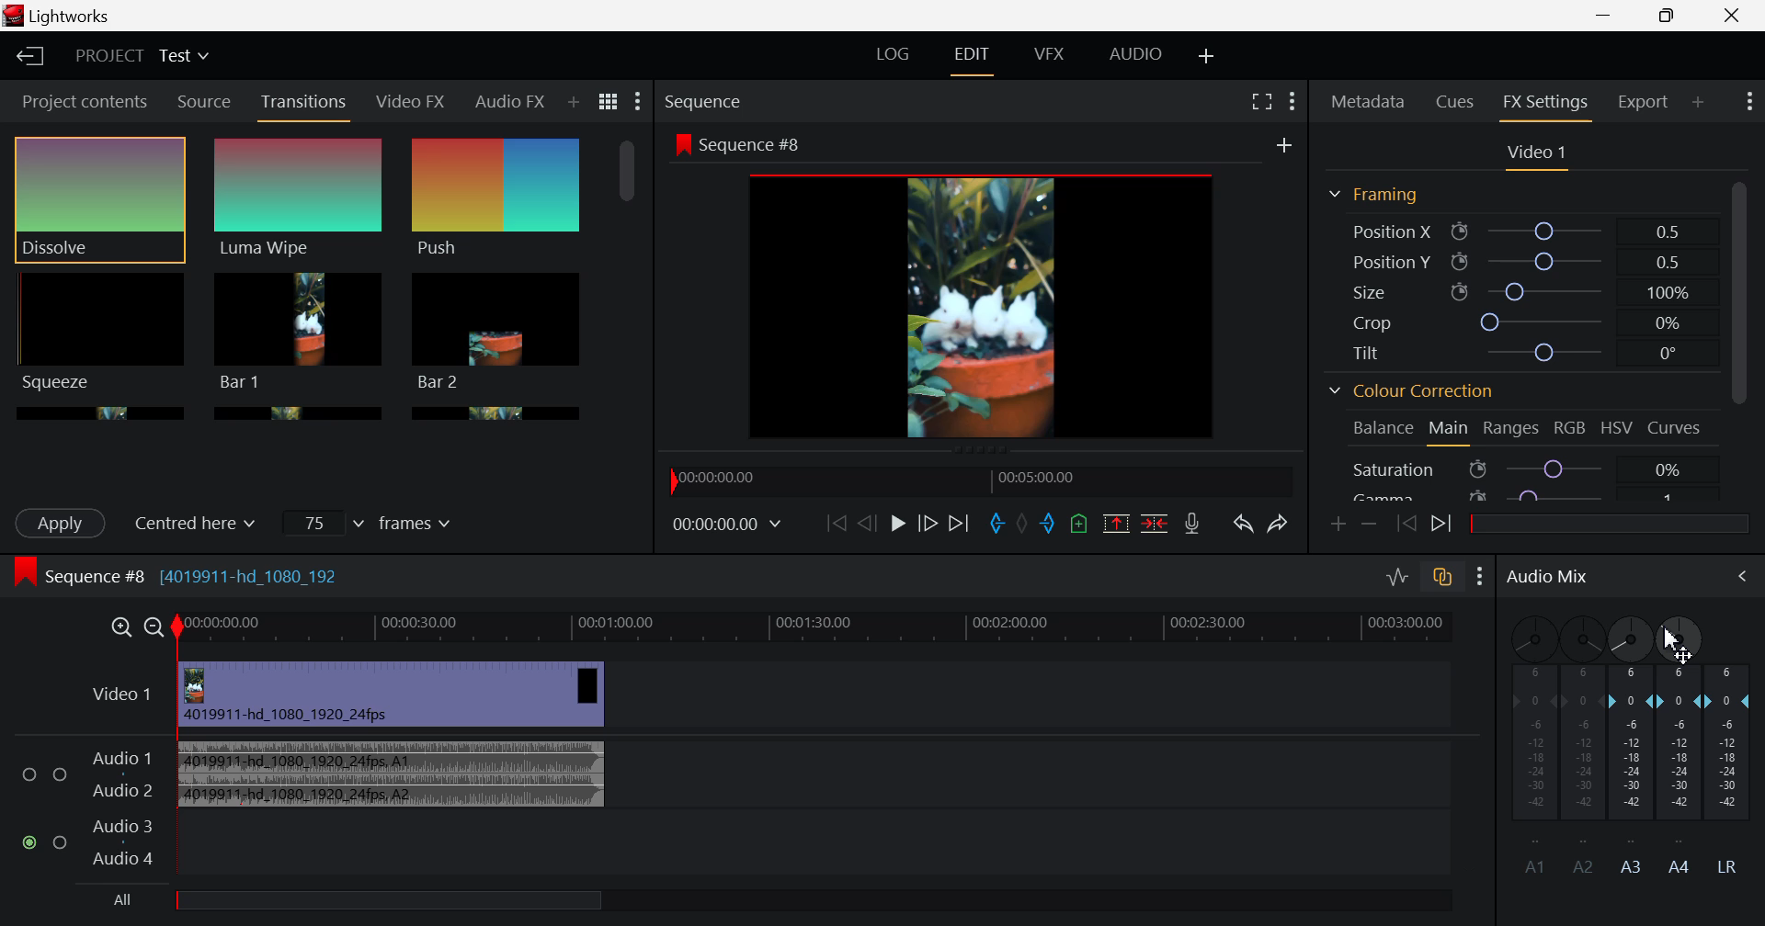  I want to click on Show Settings, so click(1748, 104).